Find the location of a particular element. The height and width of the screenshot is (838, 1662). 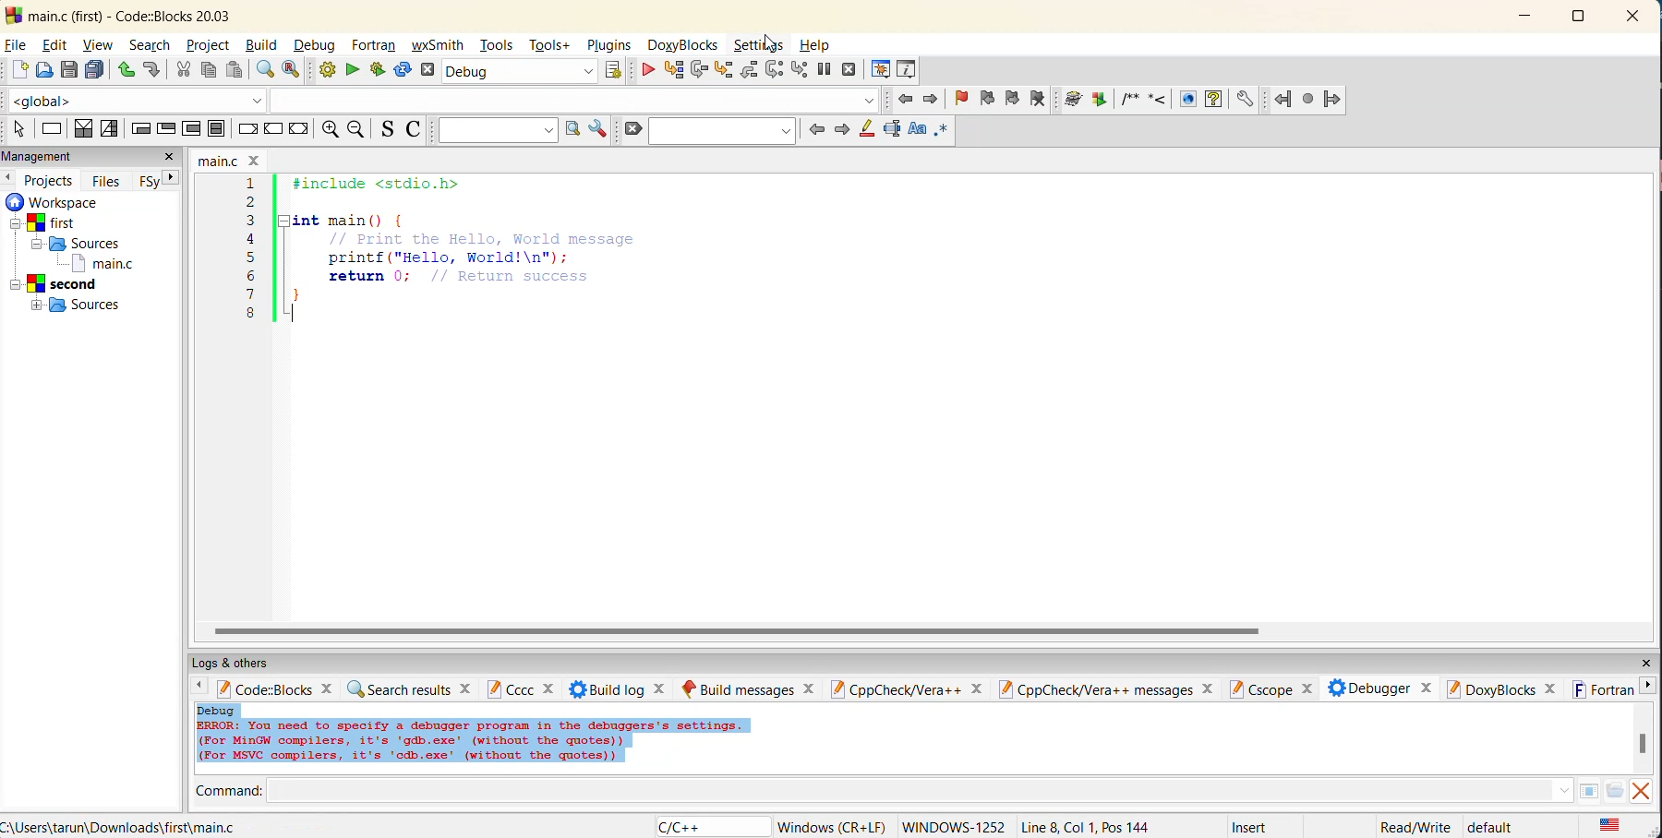

rebuild is located at coordinates (403, 71).